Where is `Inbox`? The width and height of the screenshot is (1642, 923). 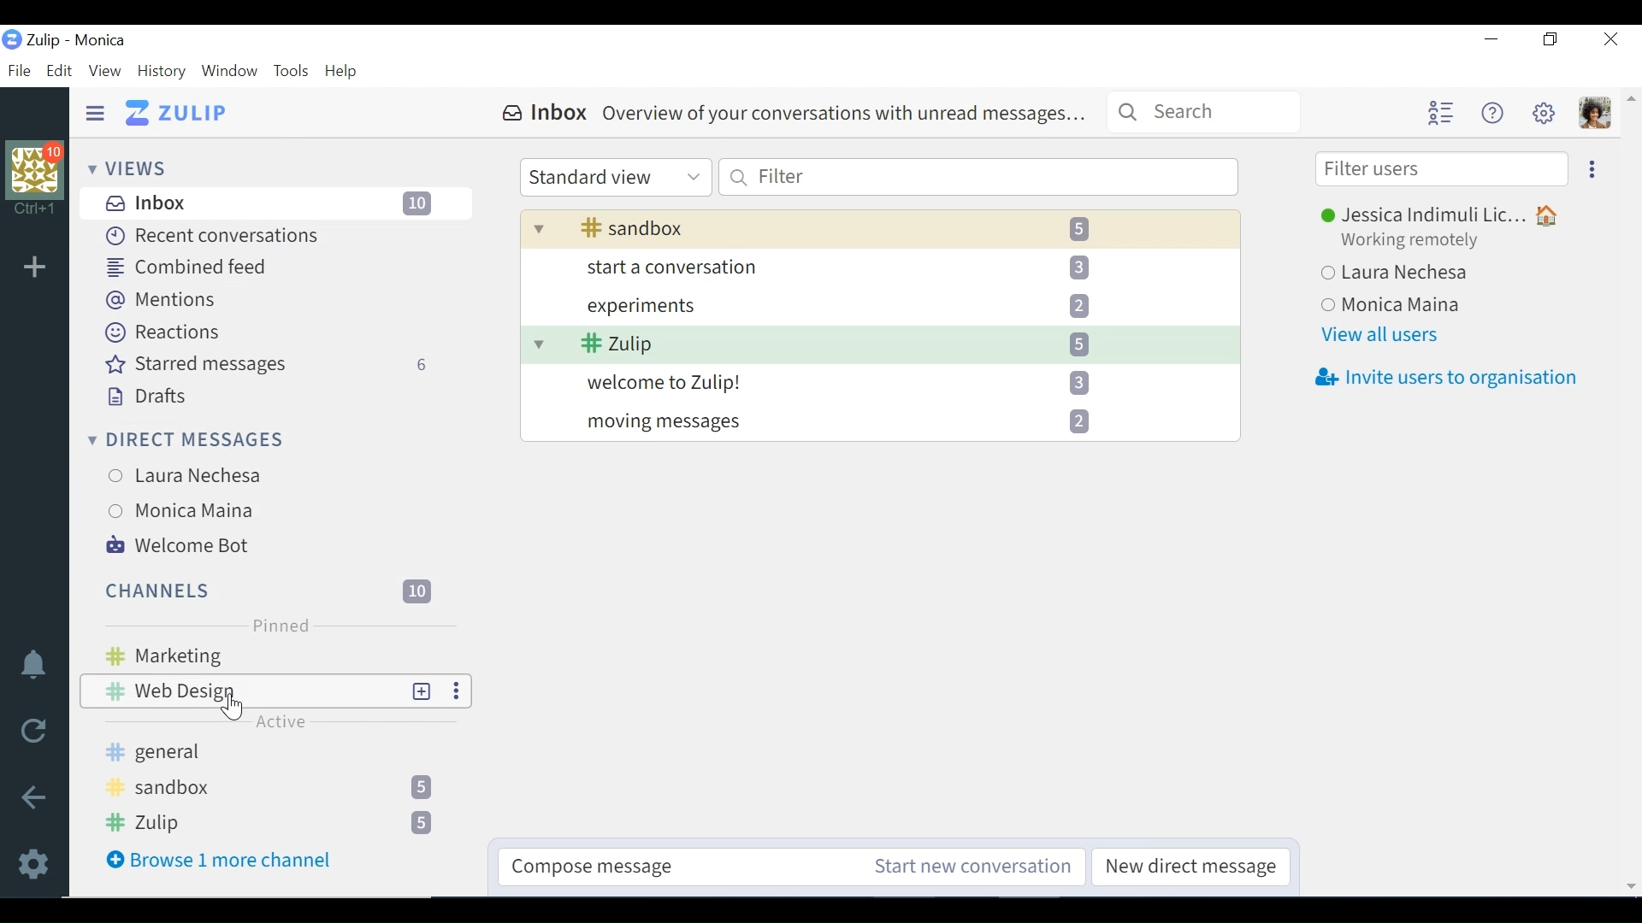 Inbox is located at coordinates (278, 203).